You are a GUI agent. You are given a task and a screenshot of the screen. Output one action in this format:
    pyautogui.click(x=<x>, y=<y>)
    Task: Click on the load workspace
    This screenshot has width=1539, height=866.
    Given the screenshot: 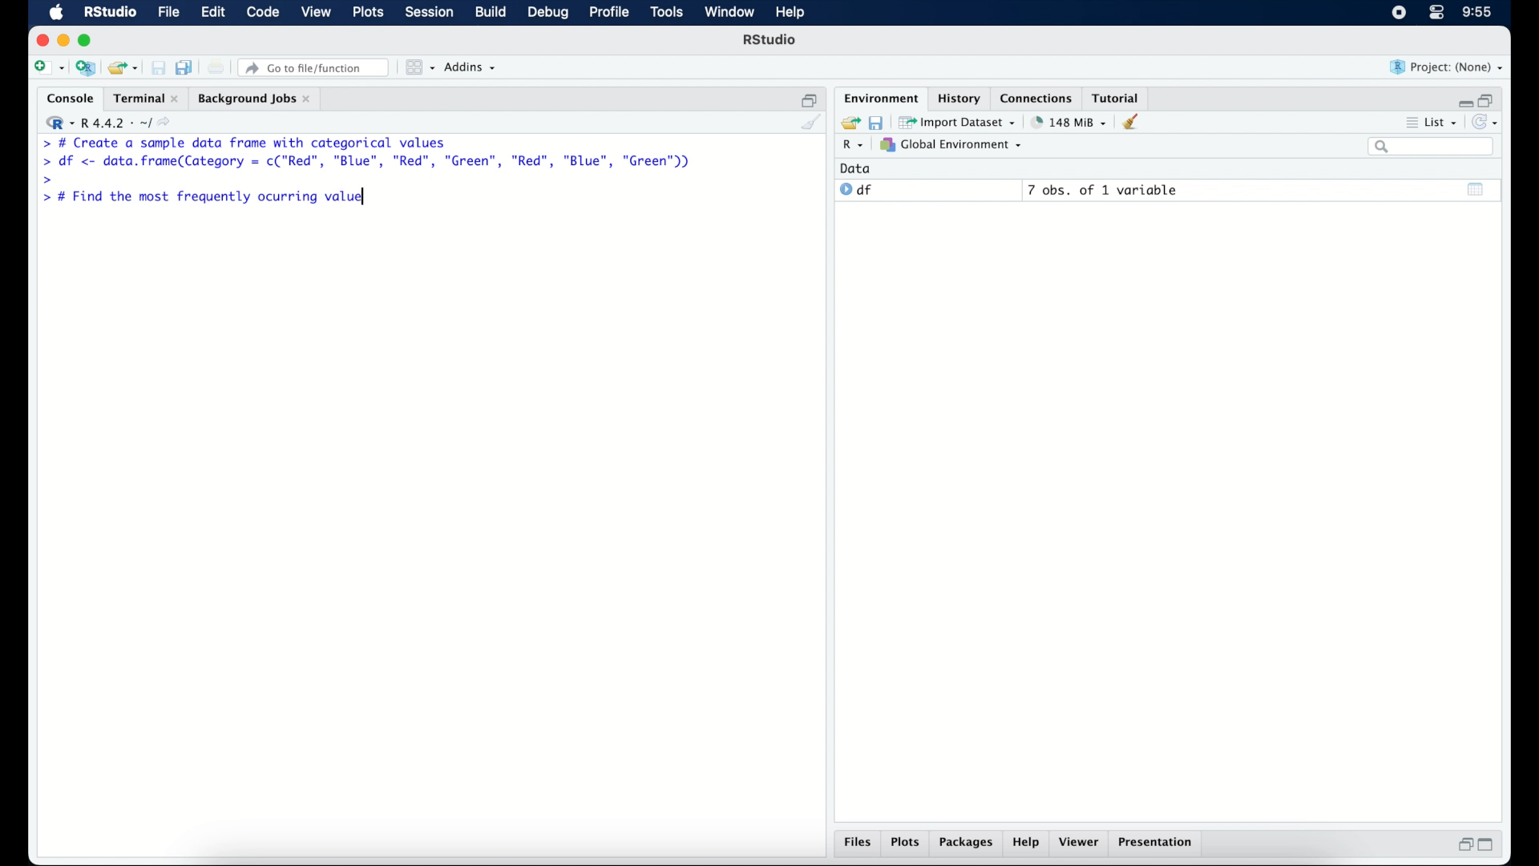 What is the action you would take?
    pyautogui.click(x=848, y=120)
    